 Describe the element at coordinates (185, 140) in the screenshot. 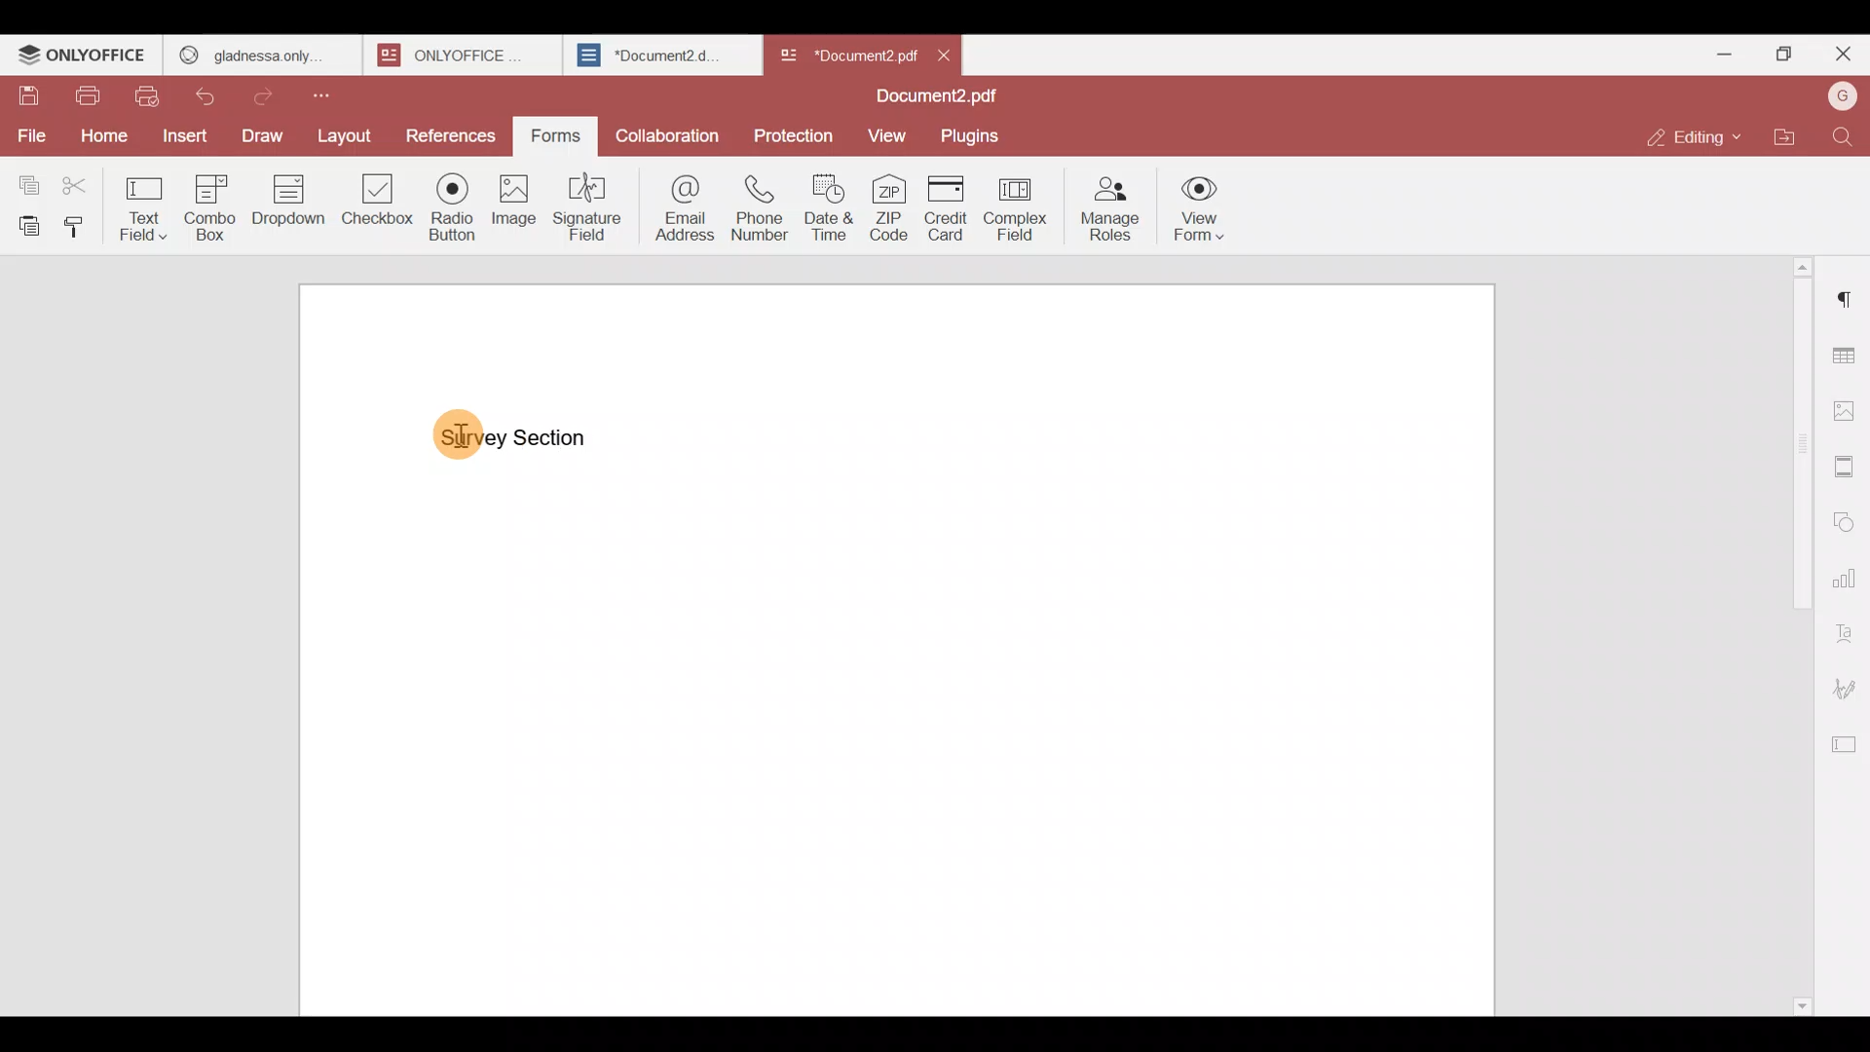

I see `Insert` at that location.